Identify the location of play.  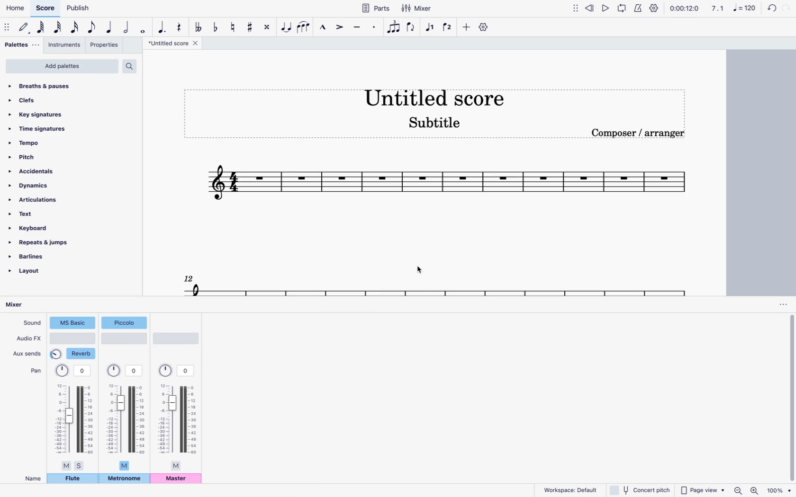
(605, 8).